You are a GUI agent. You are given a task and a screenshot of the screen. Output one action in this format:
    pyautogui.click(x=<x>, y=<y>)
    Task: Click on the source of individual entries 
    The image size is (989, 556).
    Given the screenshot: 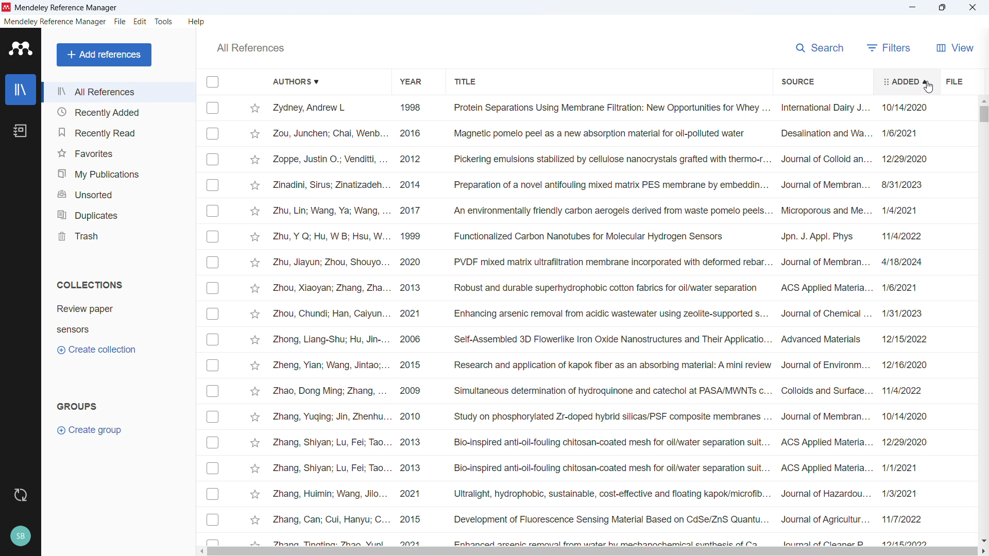 What is the action you would take?
    pyautogui.click(x=824, y=324)
    